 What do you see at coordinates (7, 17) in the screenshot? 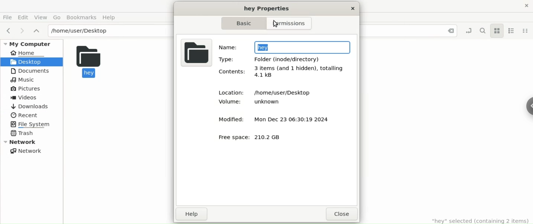
I see `File` at bounding box center [7, 17].